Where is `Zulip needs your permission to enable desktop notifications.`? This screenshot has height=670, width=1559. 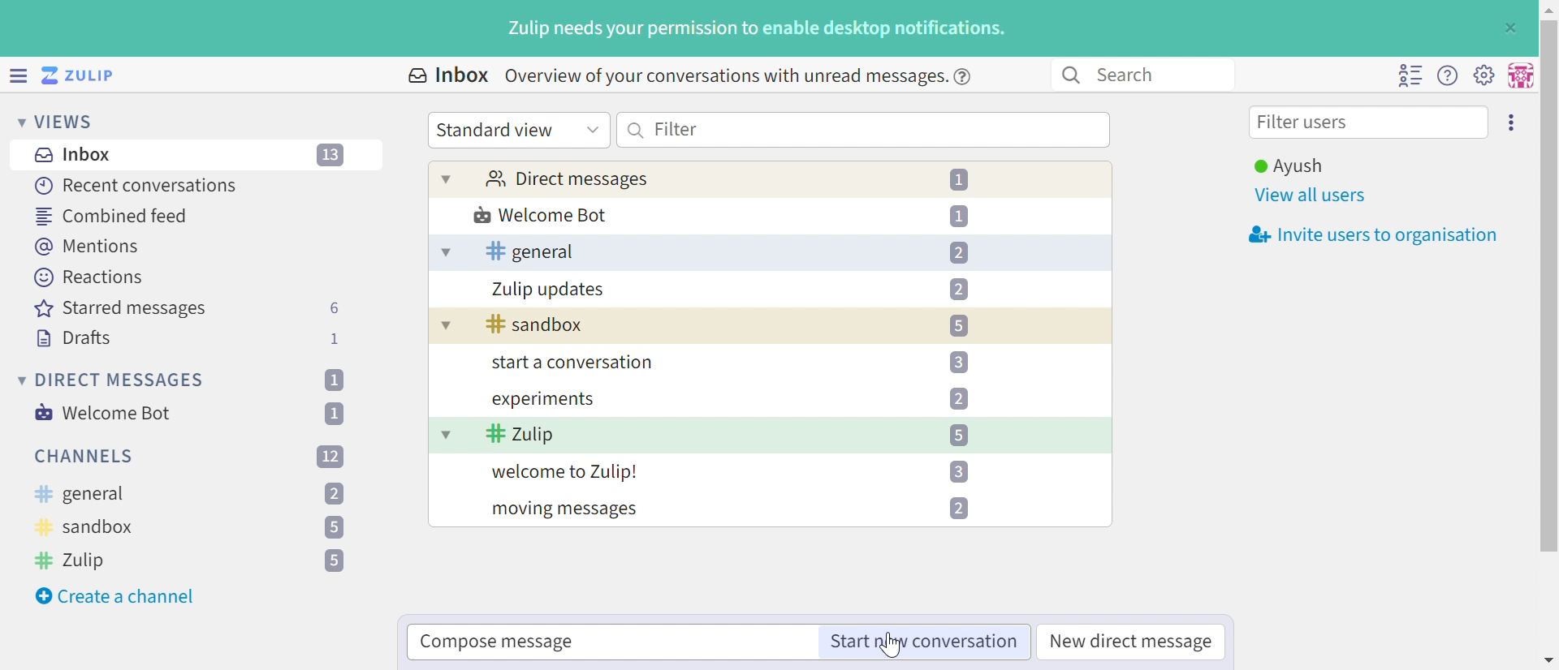
Zulip needs your permission to enable desktop notifications. is located at coordinates (758, 30).